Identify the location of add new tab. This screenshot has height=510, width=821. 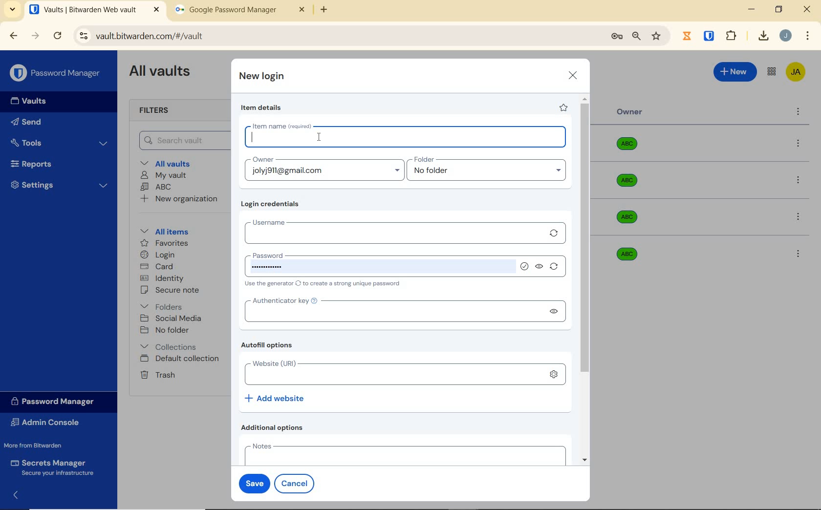
(331, 12).